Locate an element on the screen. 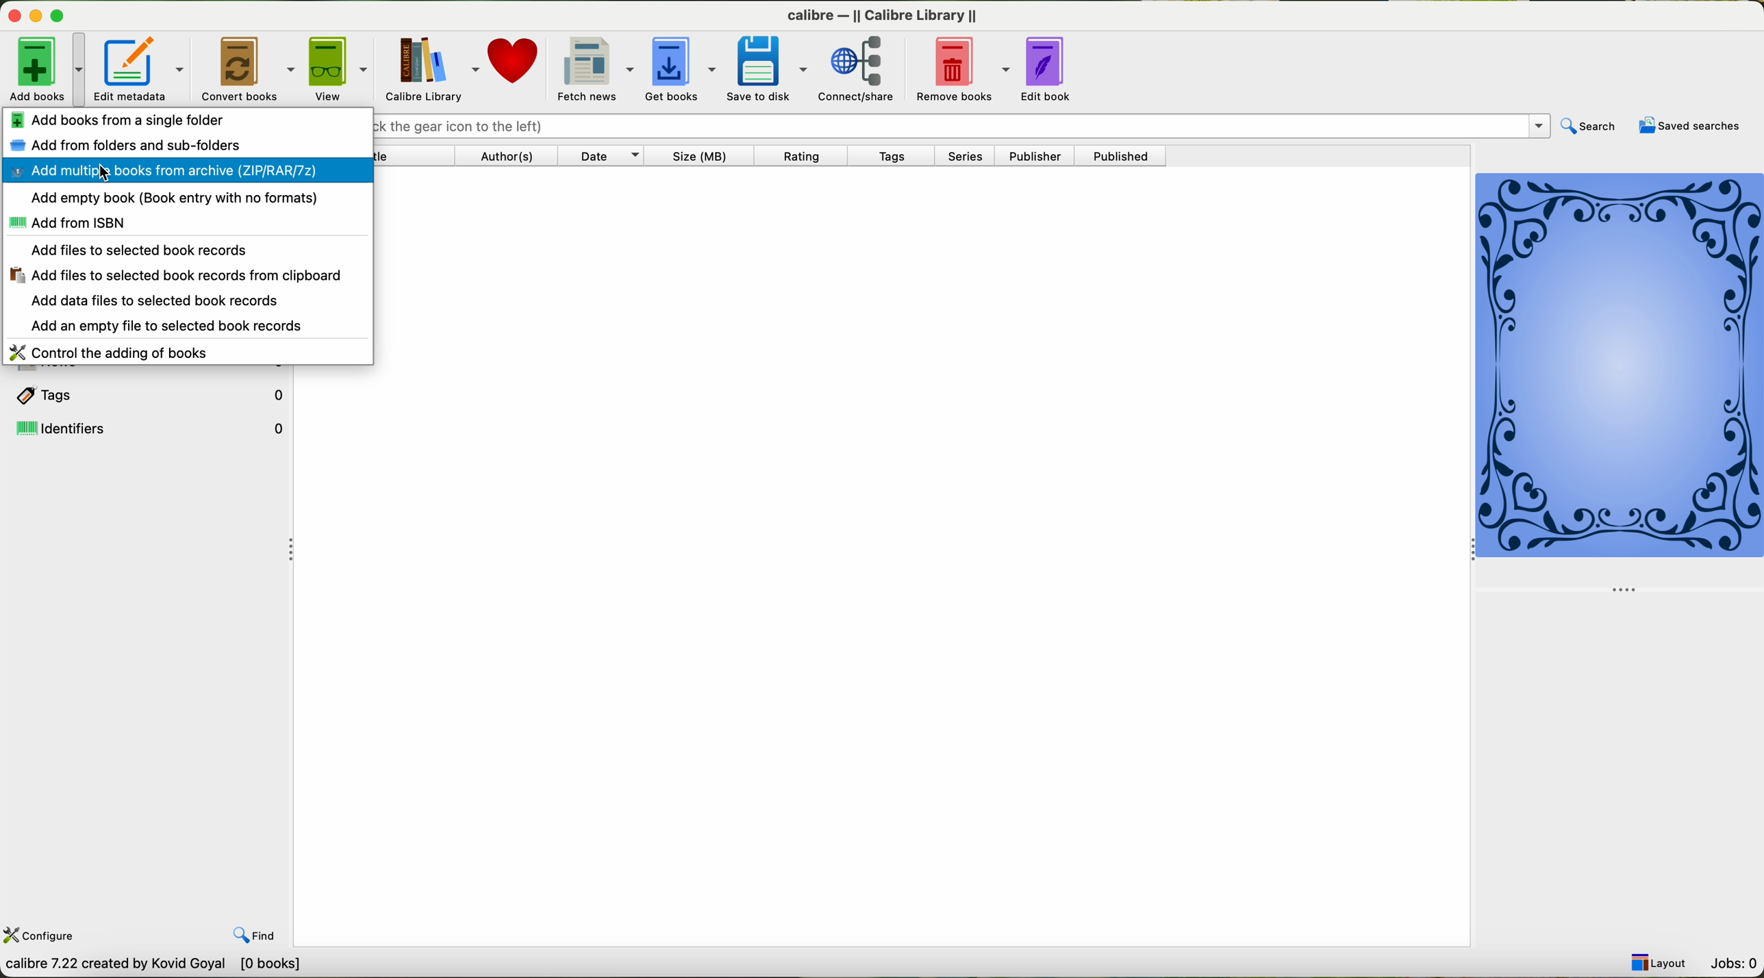 The image size is (1764, 978). saved searches is located at coordinates (1690, 127).